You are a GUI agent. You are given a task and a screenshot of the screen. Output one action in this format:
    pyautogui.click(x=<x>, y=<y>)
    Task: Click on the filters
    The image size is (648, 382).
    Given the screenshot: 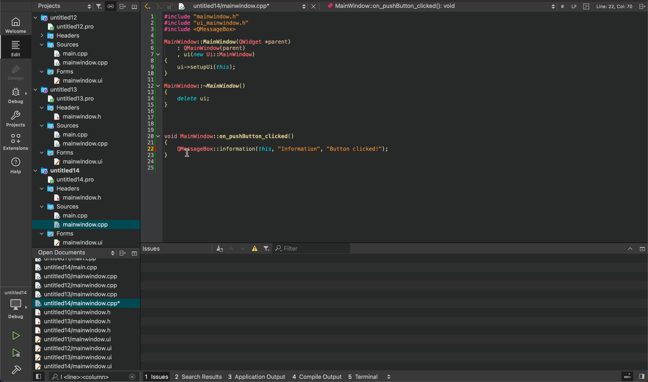 What is the action you would take?
    pyautogui.click(x=262, y=249)
    